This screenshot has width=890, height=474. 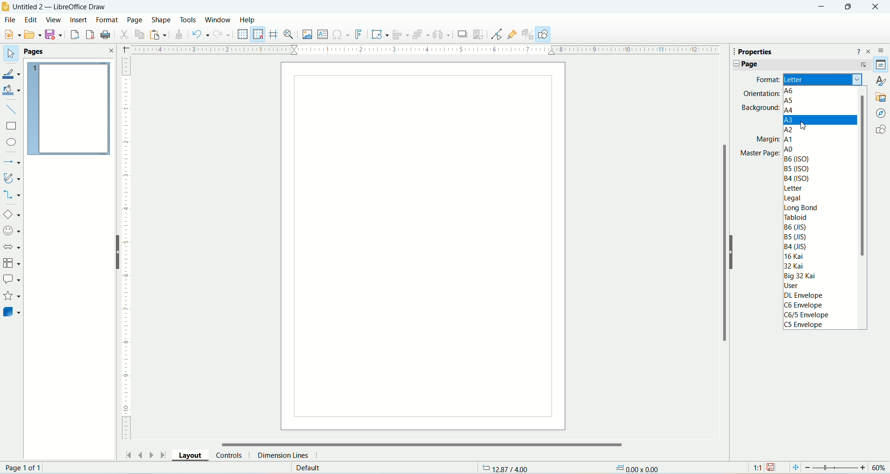 I want to click on point edit mode, so click(x=498, y=35).